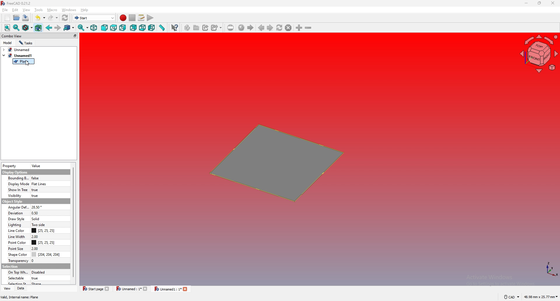 This screenshot has height=301, width=560. I want to click on create group, so click(197, 27).